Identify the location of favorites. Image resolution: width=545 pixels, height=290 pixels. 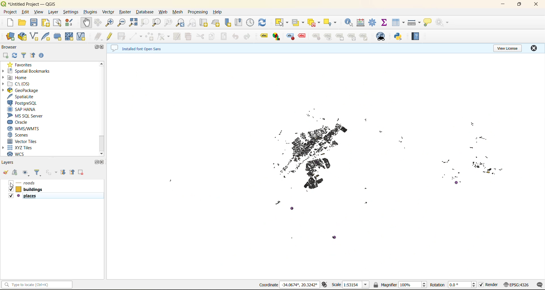
(22, 65).